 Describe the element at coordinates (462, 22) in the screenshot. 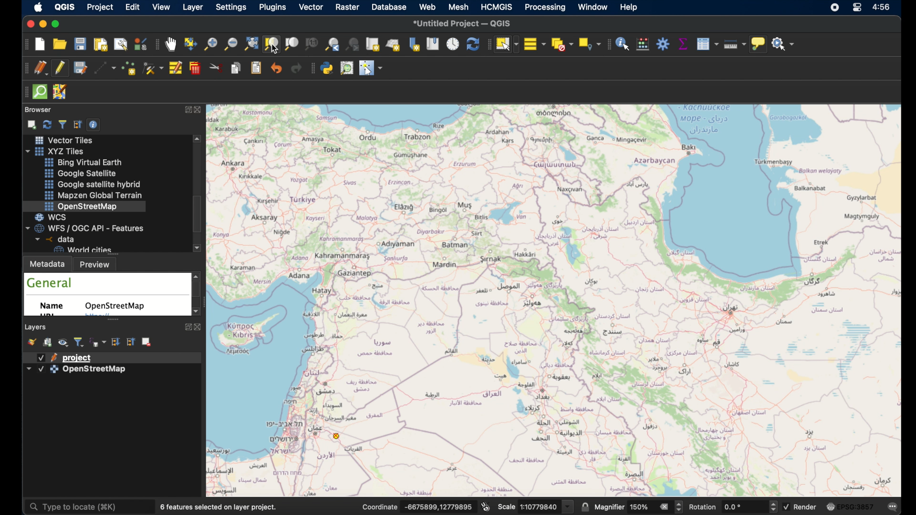

I see `untitled project - QGIS` at that location.